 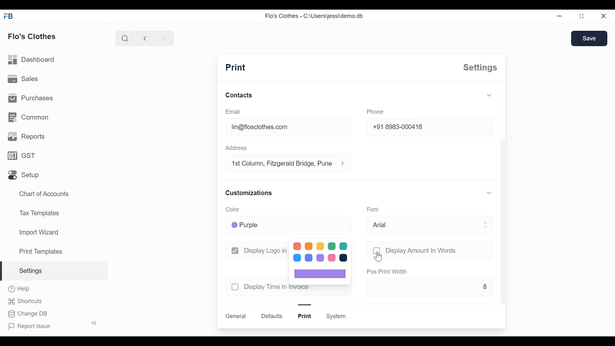 I want to click on color 10, so click(x=343, y=258).